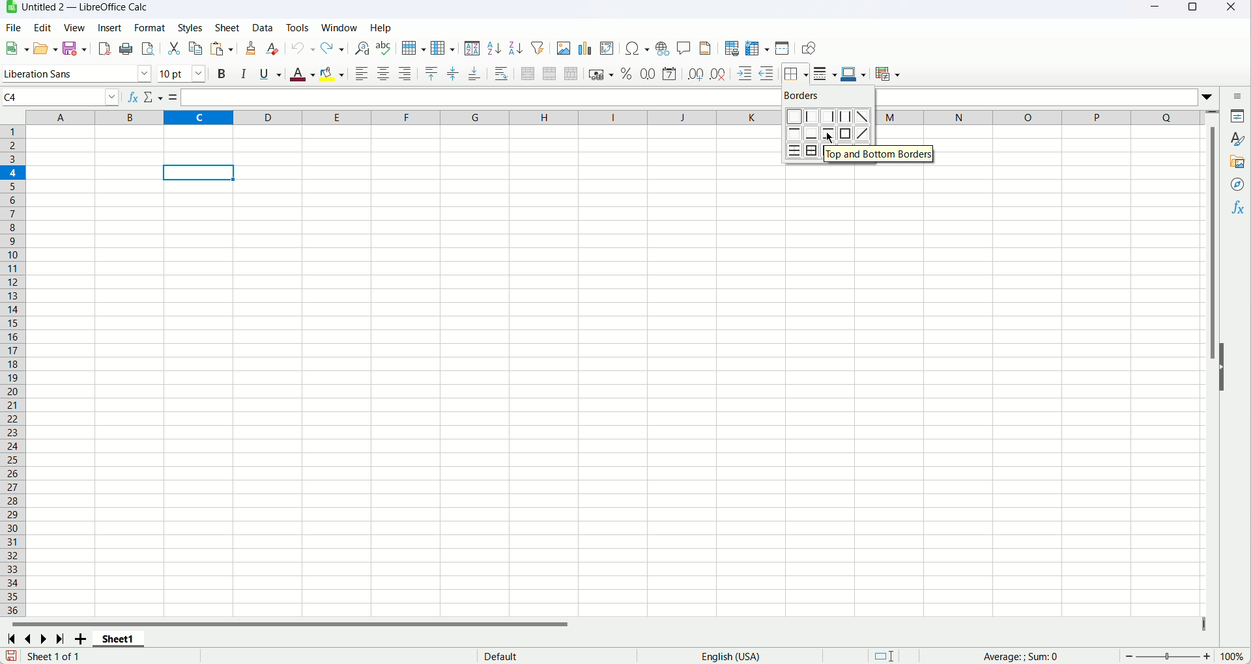 This screenshot has width=1251, height=664. Describe the element at coordinates (175, 98) in the screenshot. I see `Formula` at that location.